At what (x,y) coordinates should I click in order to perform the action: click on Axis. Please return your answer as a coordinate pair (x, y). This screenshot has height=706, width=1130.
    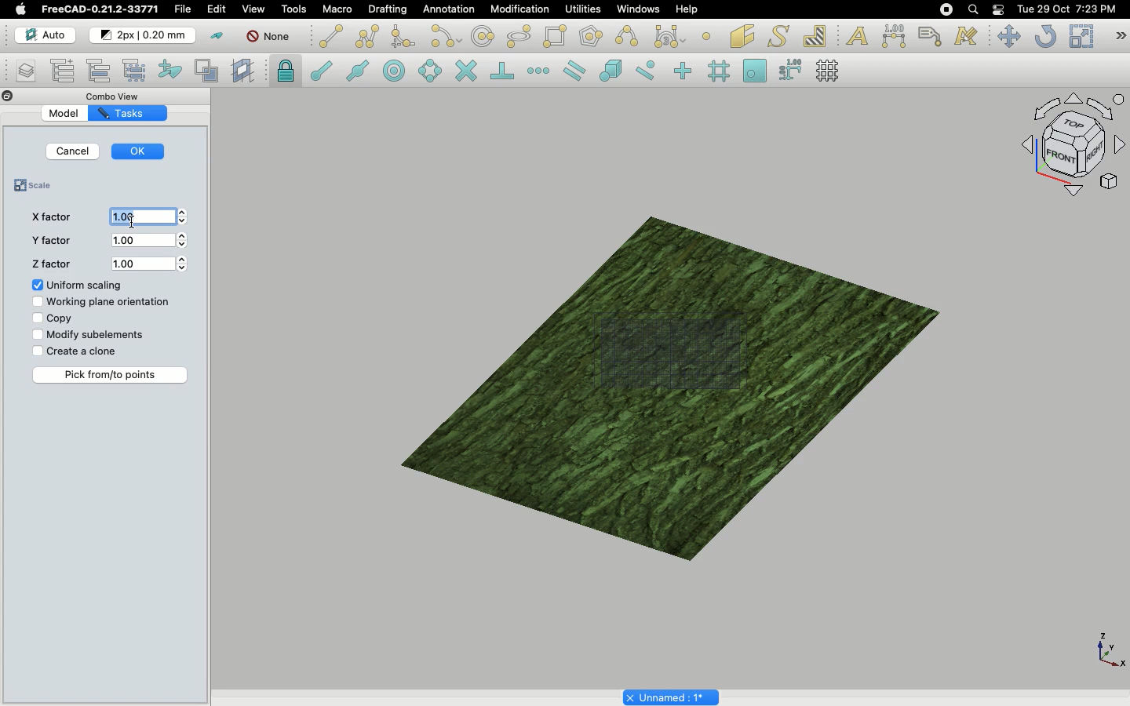
    Looking at the image, I should click on (1108, 650).